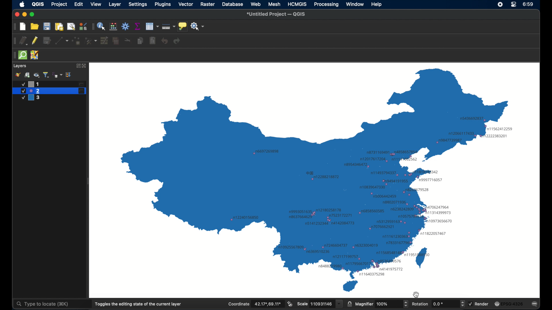  What do you see at coordinates (47, 26) in the screenshot?
I see `save` at bounding box center [47, 26].